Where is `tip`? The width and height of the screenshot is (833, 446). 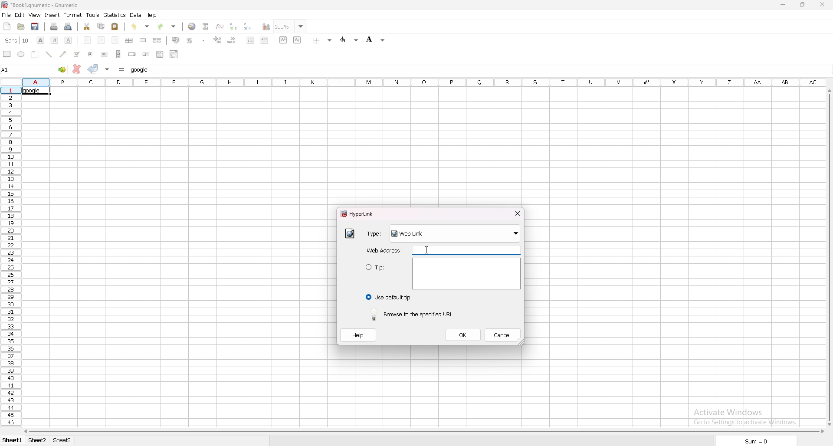
tip is located at coordinates (388, 274).